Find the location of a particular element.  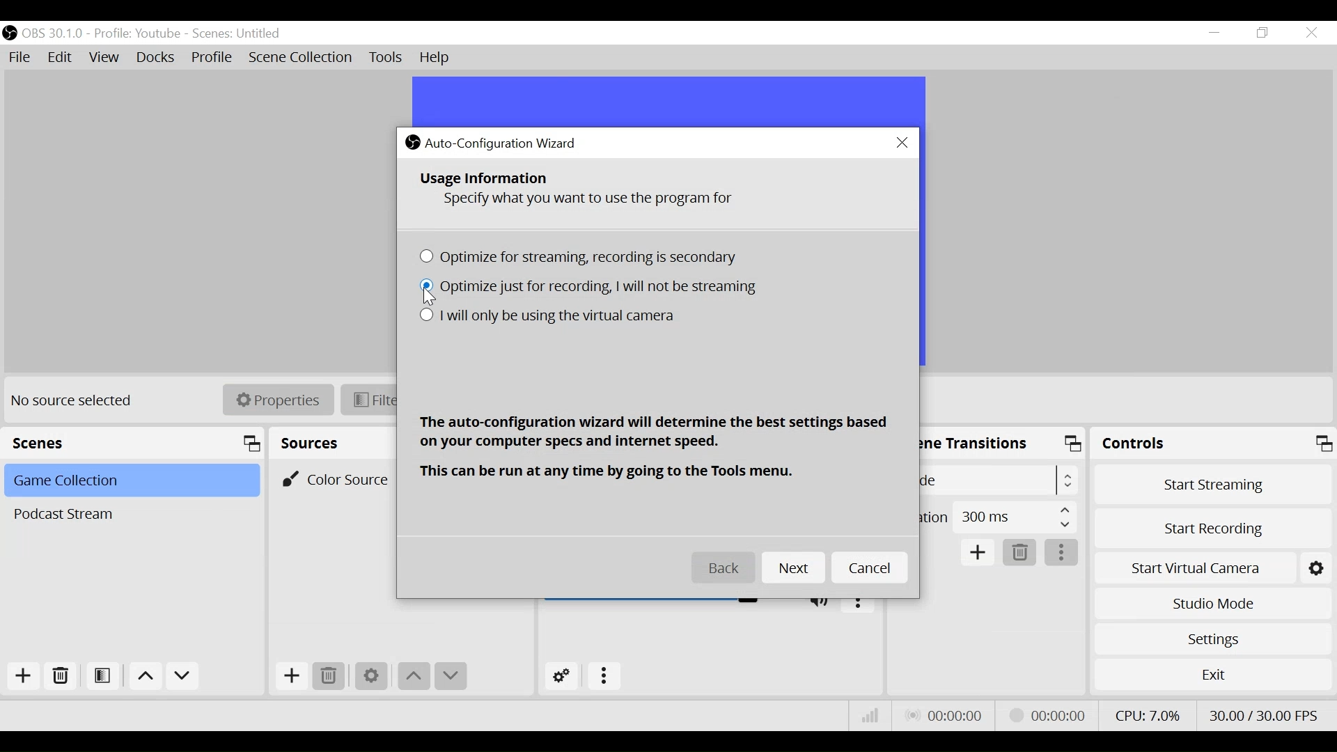

OBS Studio Desktop icon is located at coordinates (412, 141).